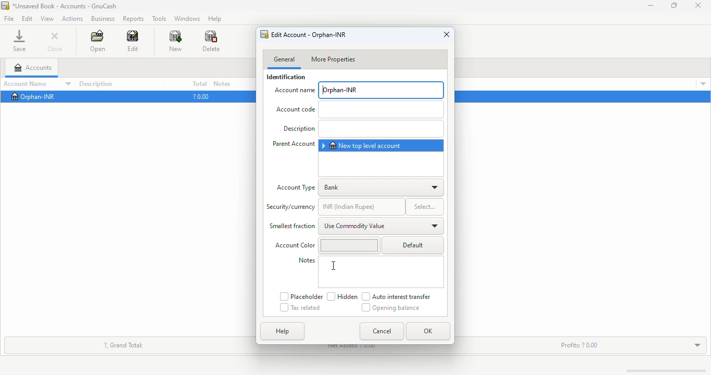 The width and height of the screenshot is (711, 375). I want to click on reports, so click(133, 19).